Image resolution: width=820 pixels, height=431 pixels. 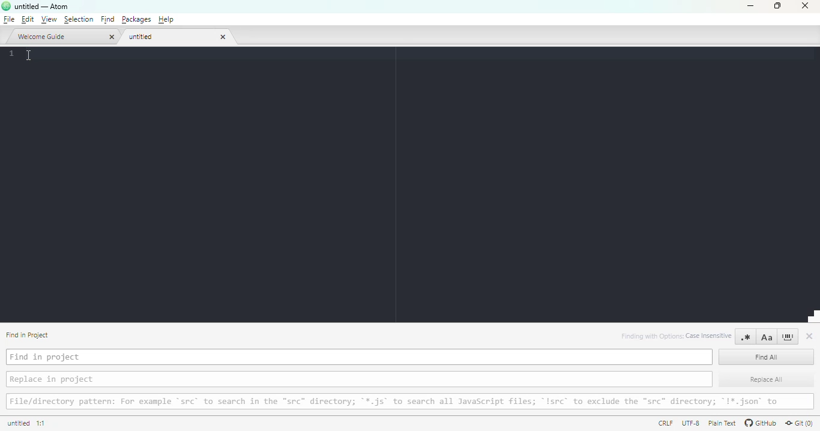 What do you see at coordinates (760, 423) in the screenshot?
I see `GitHub` at bounding box center [760, 423].